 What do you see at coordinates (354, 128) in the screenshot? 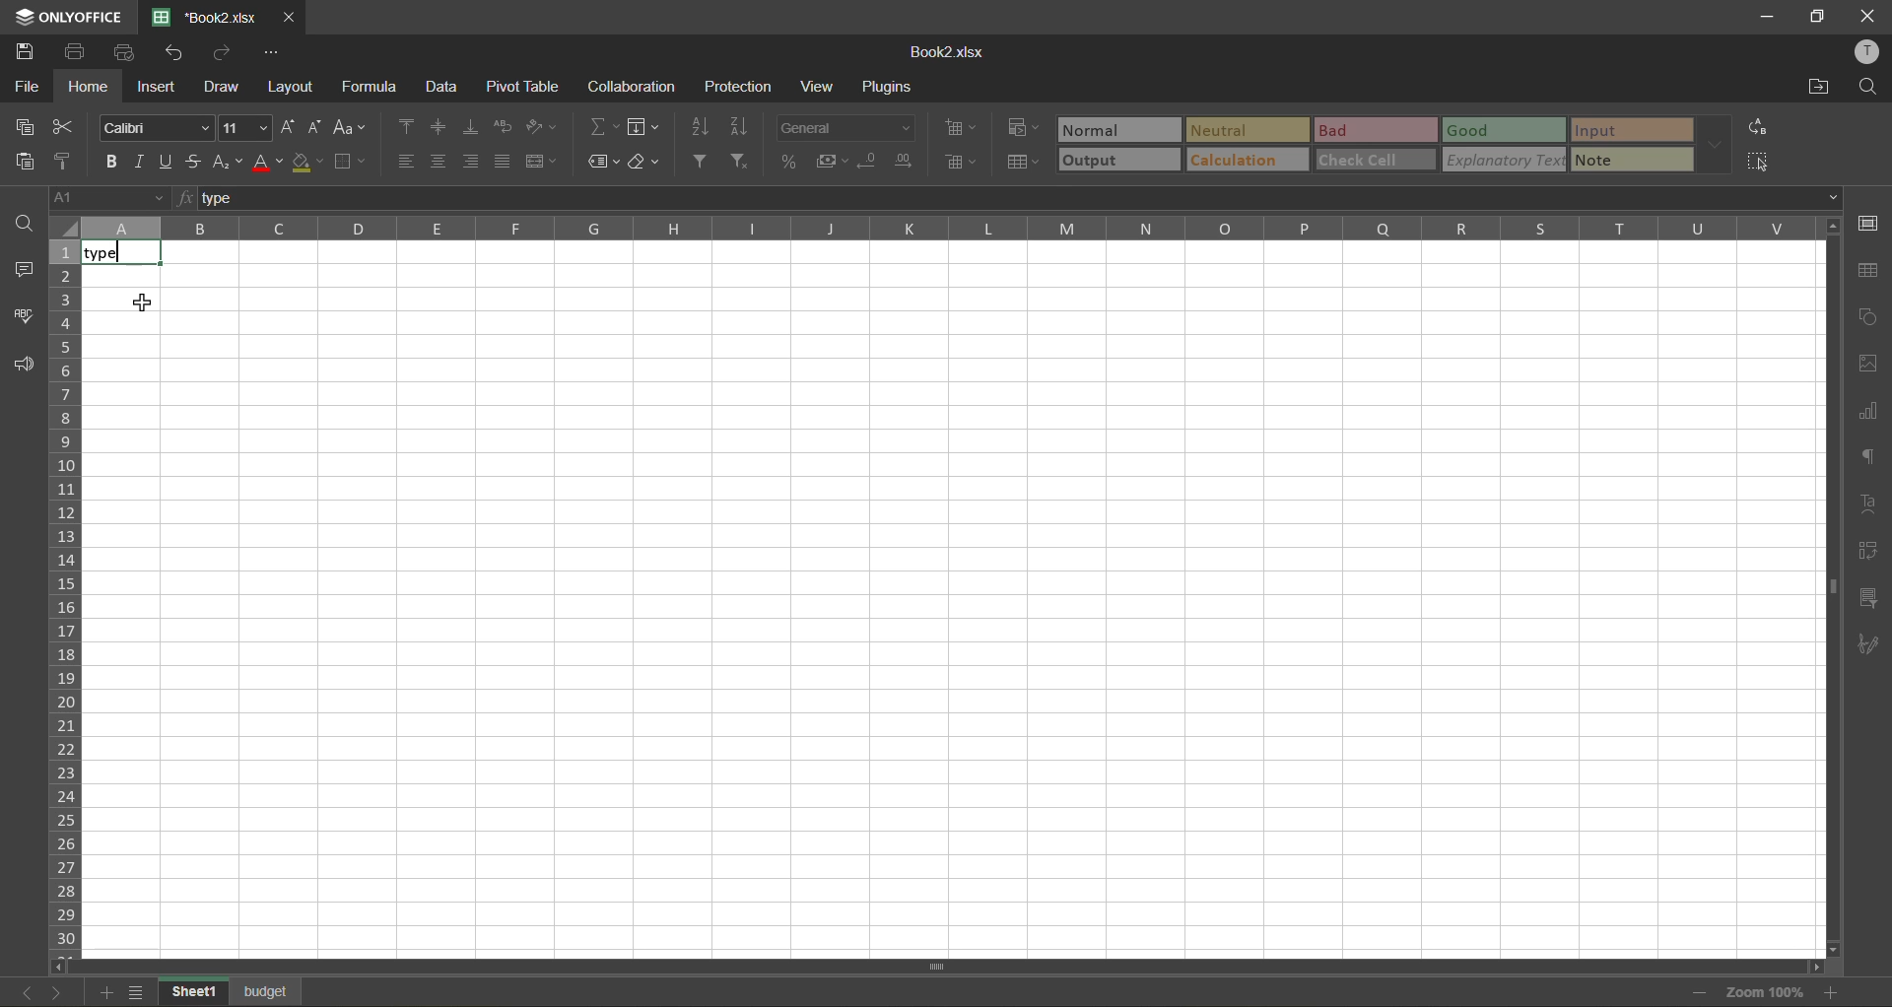
I see `change case` at bounding box center [354, 128].